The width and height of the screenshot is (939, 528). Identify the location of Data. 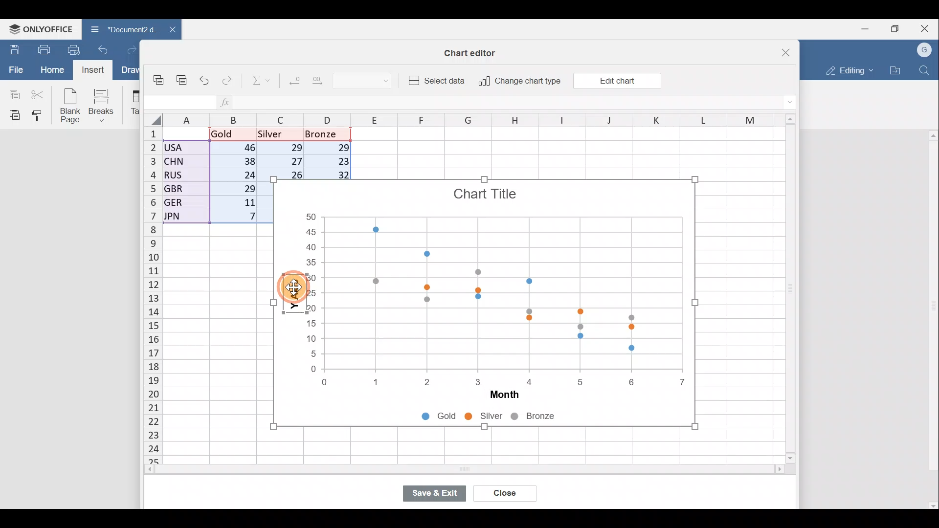
(213, 178).